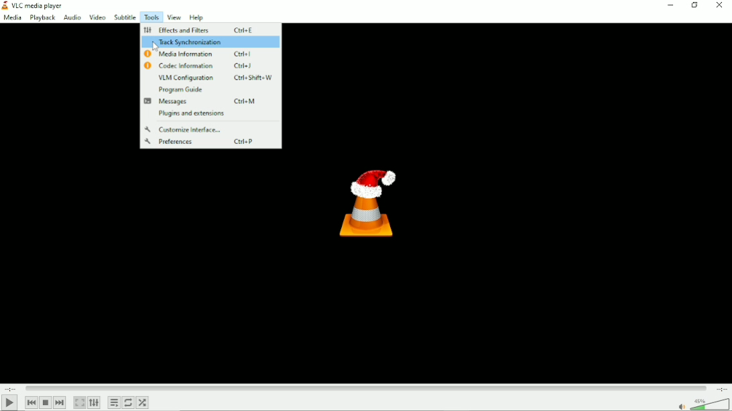 This screenshot has height=411, width=732. I want to click on Toggle video in fullscreen, so click(80, 402).